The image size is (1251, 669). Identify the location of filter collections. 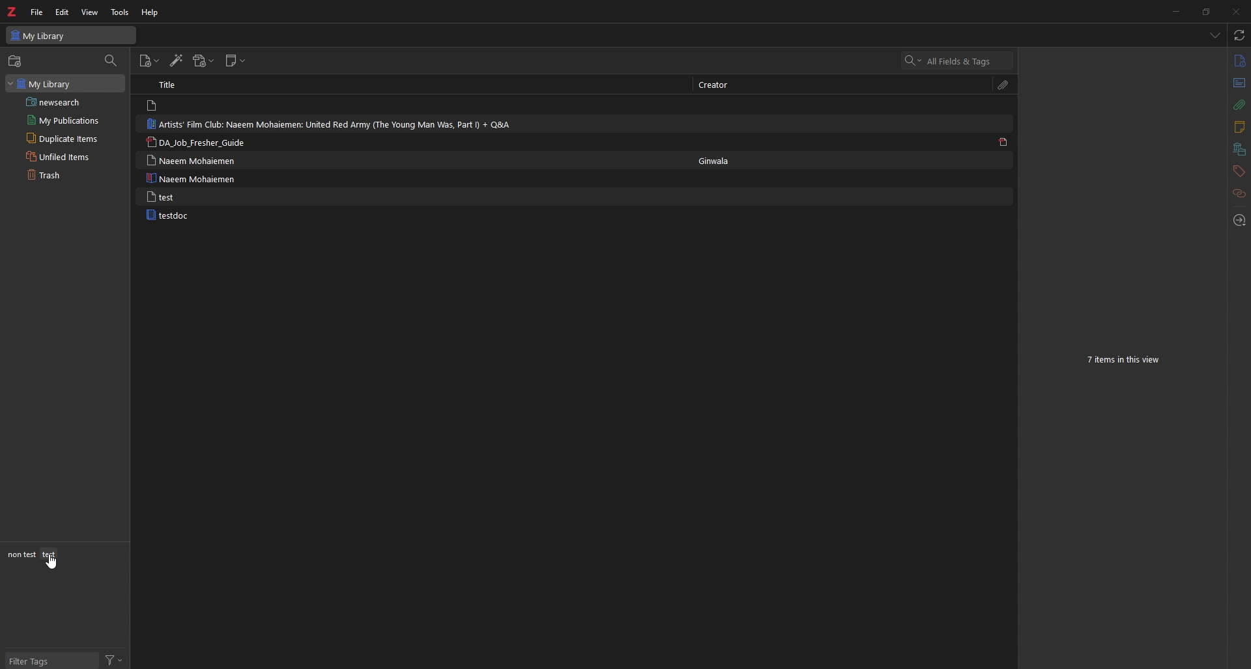
(111, 62).